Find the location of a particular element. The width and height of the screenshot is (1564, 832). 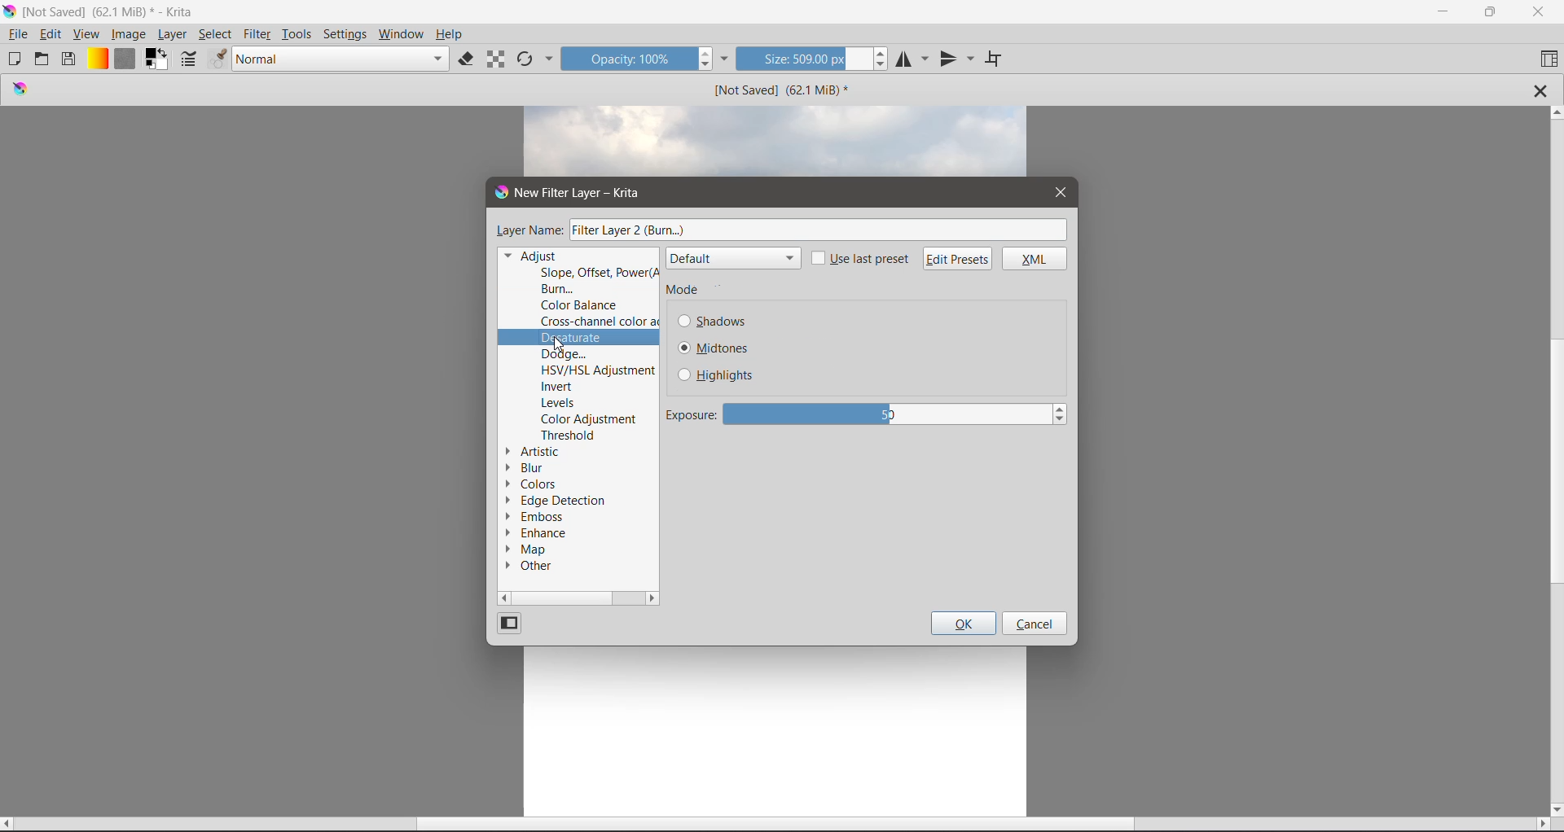

New Filter Layer is located at coordinates (576, 195).